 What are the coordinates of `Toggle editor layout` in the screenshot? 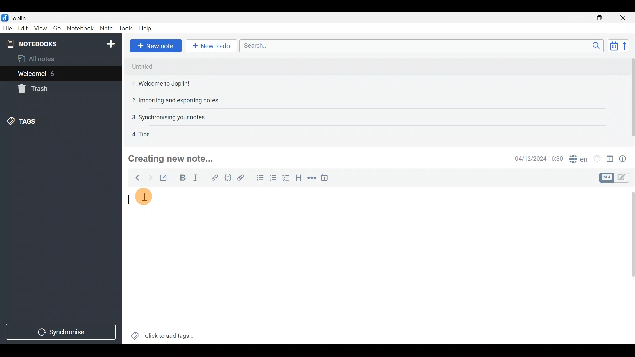 It's located at (610, 160).